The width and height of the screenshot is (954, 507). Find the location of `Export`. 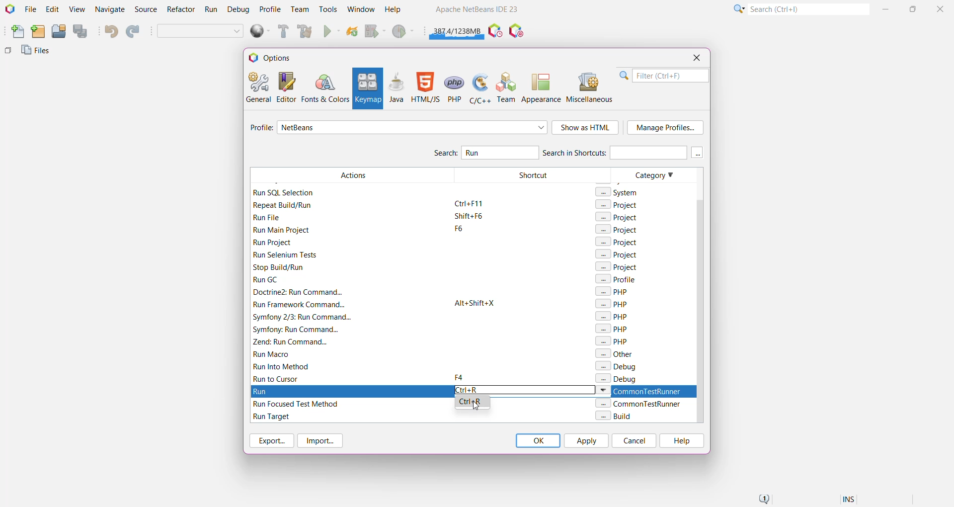

Export is located at coordinates (270, 440).